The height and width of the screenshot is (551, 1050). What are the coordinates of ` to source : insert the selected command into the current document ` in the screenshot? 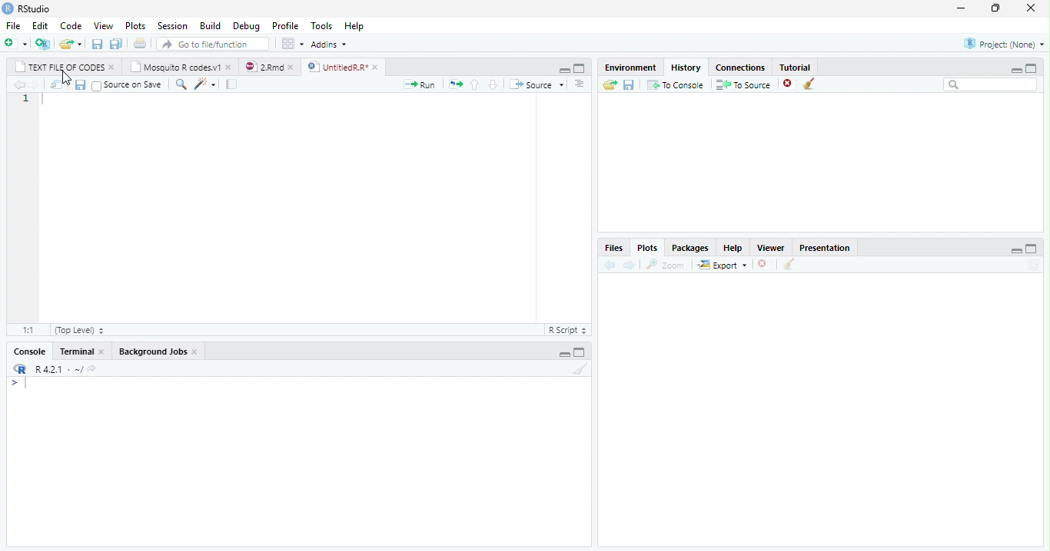 It's located at (741, 84).